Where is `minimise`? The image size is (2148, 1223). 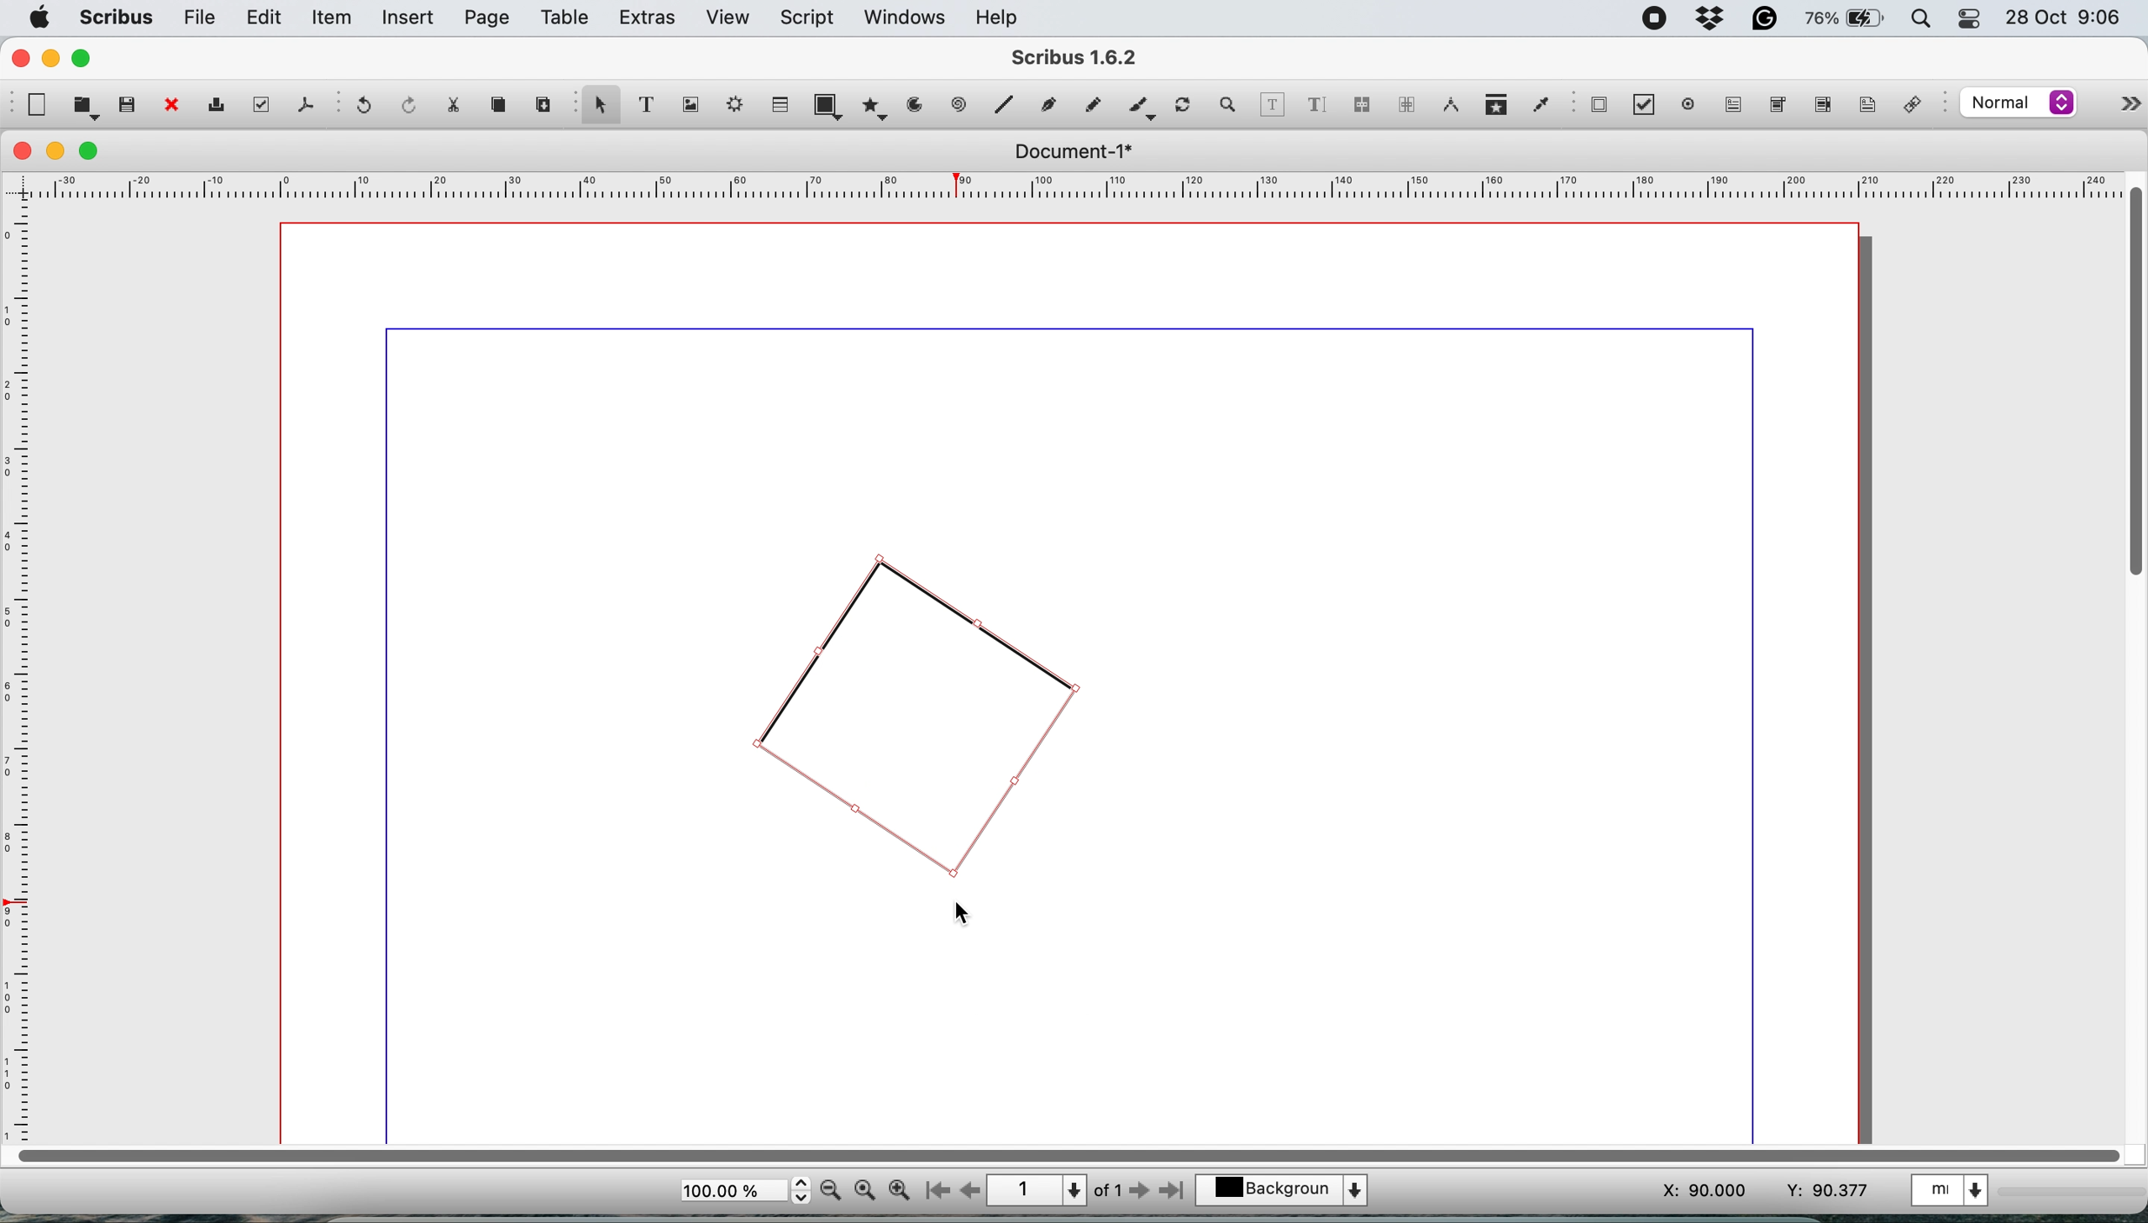
minimise is located at coordinates (52, 60).